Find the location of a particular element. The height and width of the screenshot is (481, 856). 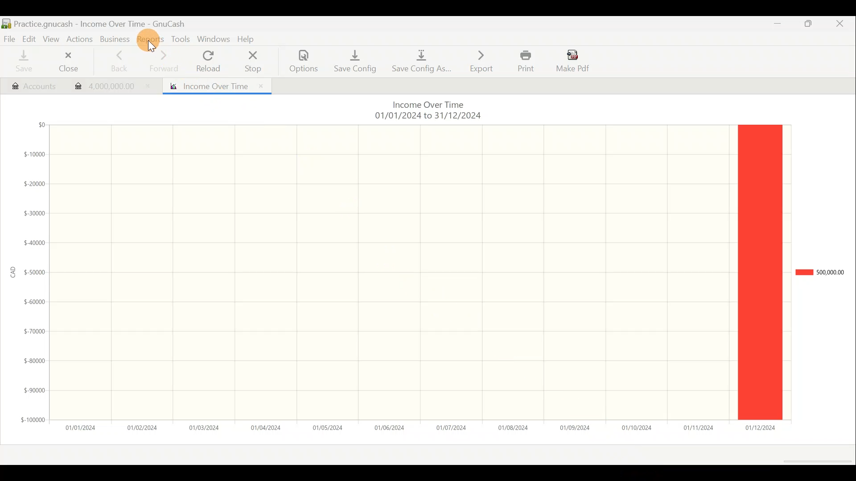

y-axis (amount in CAD) is located at coordinates (28, 273).